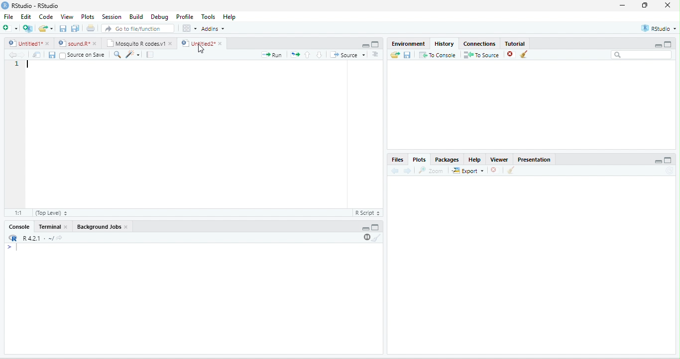  I want to click on maximize, so click(375, 44).